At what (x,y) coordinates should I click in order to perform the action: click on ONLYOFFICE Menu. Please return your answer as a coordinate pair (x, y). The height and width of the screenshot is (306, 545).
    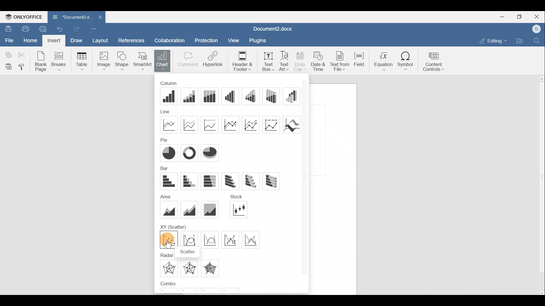
    Looking at the image, I should click on (23, 16).